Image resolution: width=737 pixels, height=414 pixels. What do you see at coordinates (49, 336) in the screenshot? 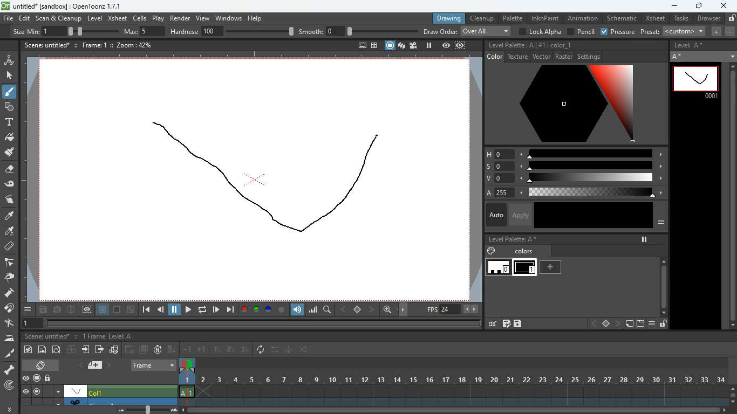
I see `scene title` at bounding box center [49, 336].